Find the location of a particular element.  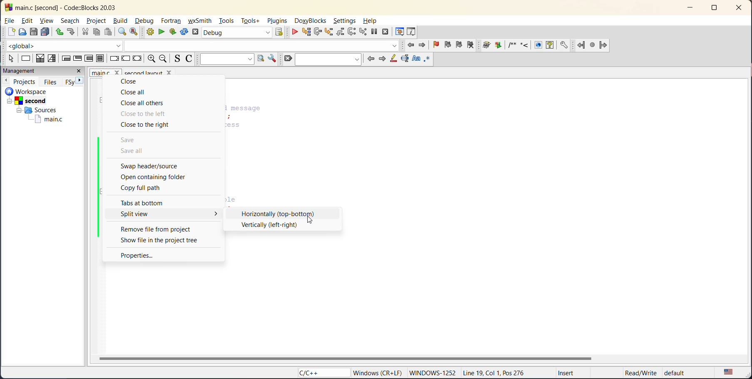

replace is located at coordinates (132, 32).